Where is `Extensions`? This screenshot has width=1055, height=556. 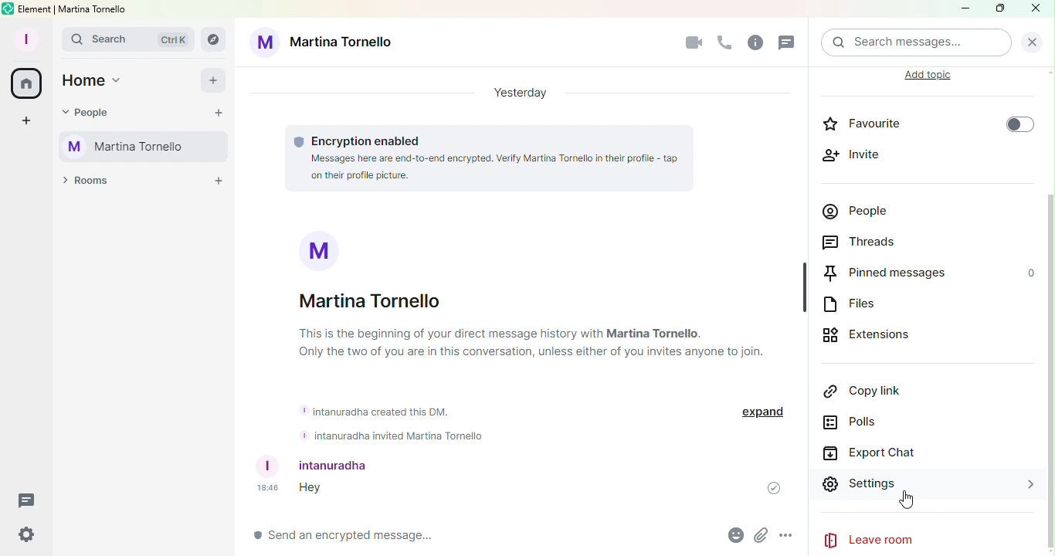 Extensions is located at coordinates (911, 336).